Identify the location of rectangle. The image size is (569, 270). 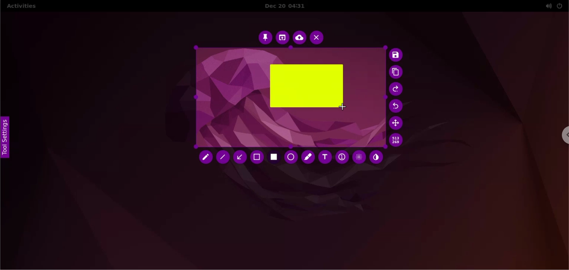
(306, 86).